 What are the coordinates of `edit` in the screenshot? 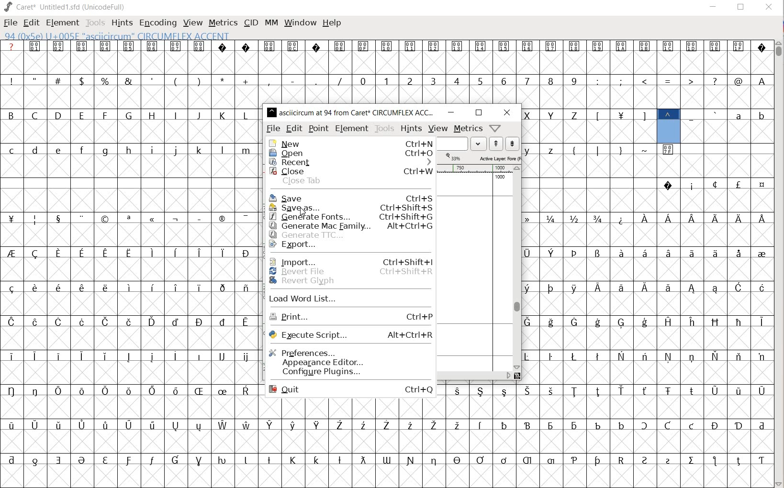 It's located at (294, 129).